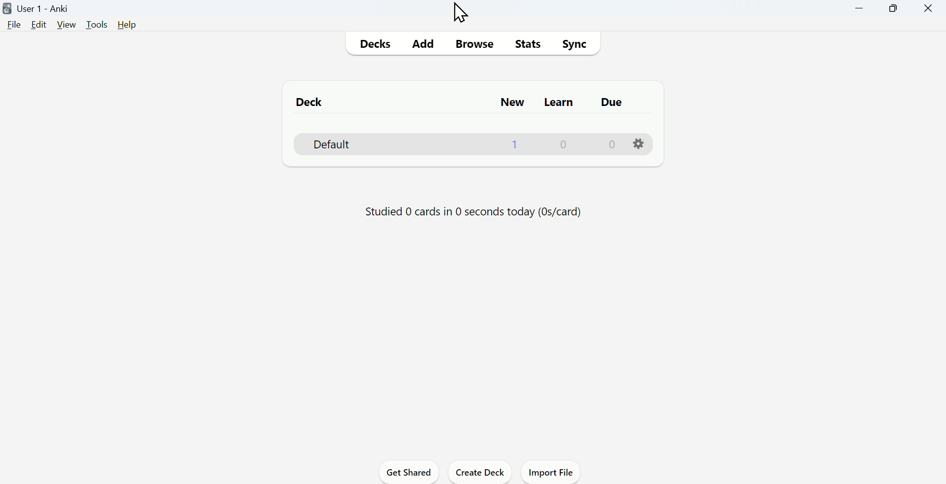 This screenshot has height=484, width=946. I want to click on Help, so click(129, 25).